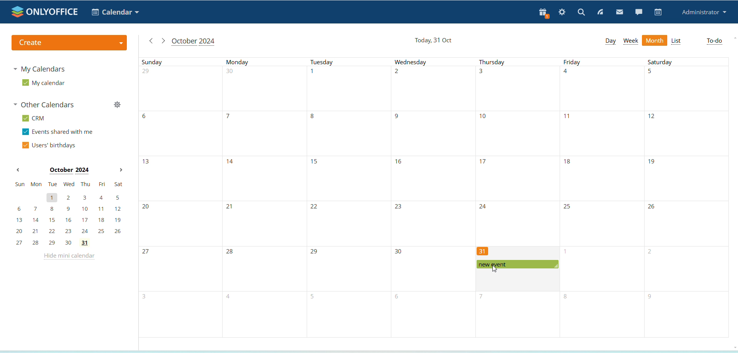 This screenshot has height=353, width=738. I want to click on week view, so click(631, 41).